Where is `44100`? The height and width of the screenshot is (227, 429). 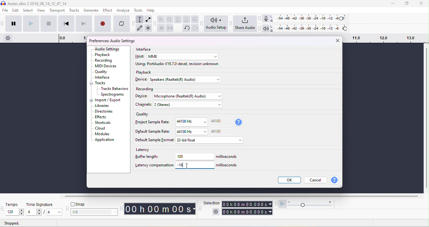
44100 is located at coordinates (216, 131).